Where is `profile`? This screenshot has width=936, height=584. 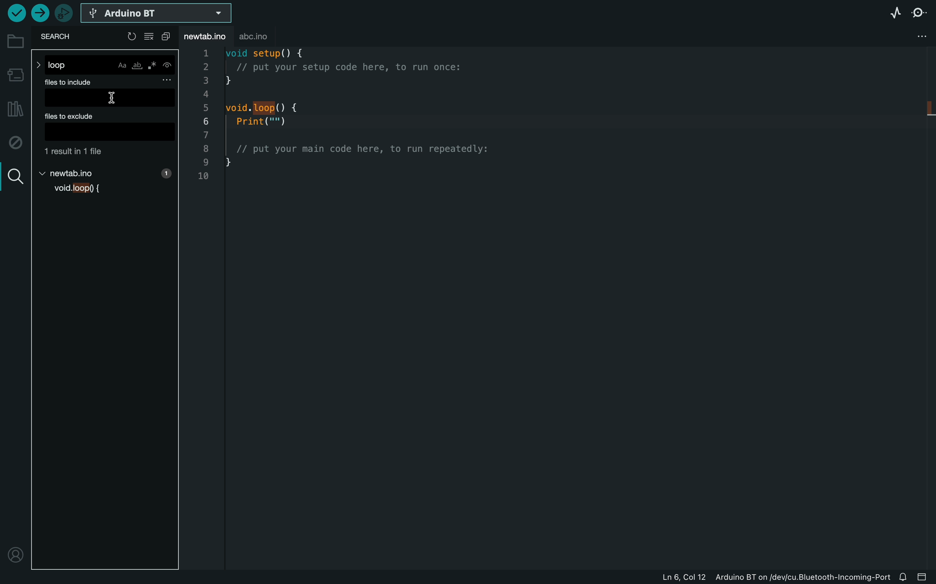 profile is located at coordinates (15, 550).